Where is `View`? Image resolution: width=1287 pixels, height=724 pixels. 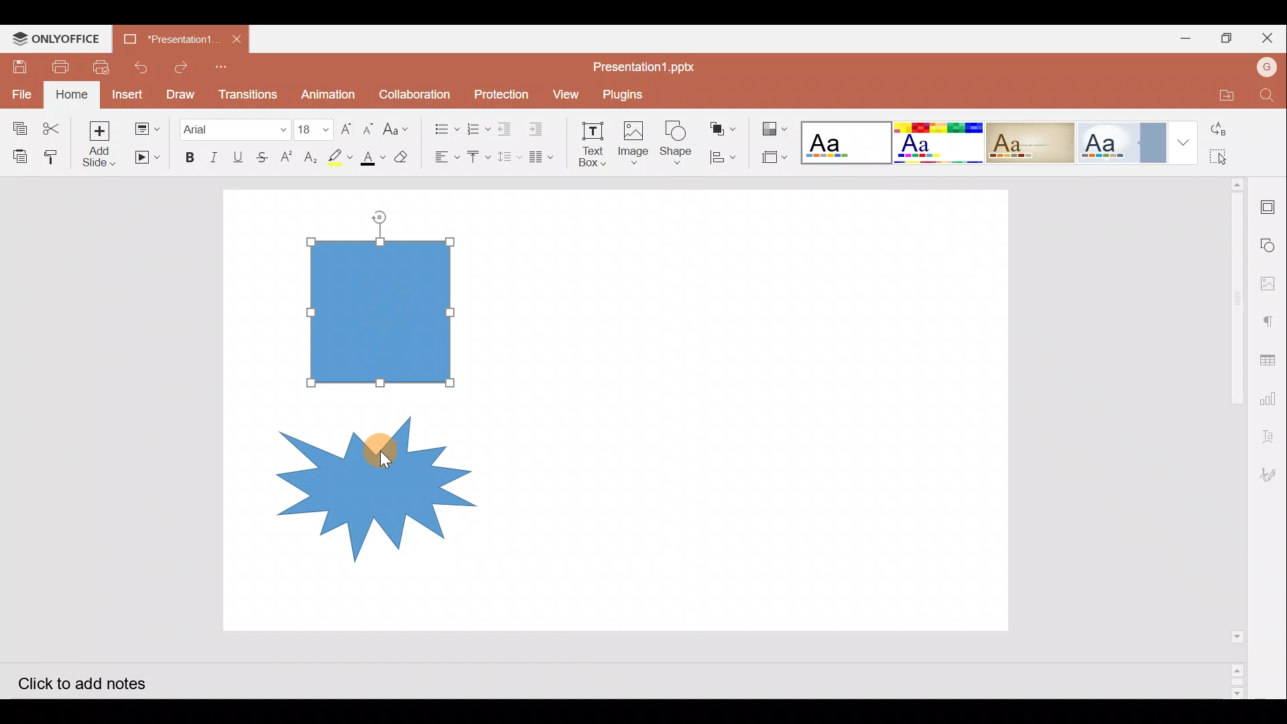
View is located at coordinates (564, 93).